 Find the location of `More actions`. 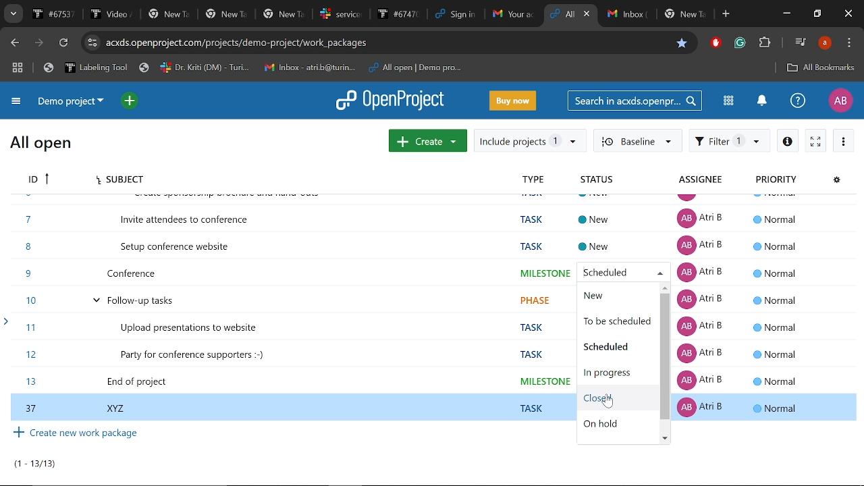

More actions is located at coordinates (845, 140).